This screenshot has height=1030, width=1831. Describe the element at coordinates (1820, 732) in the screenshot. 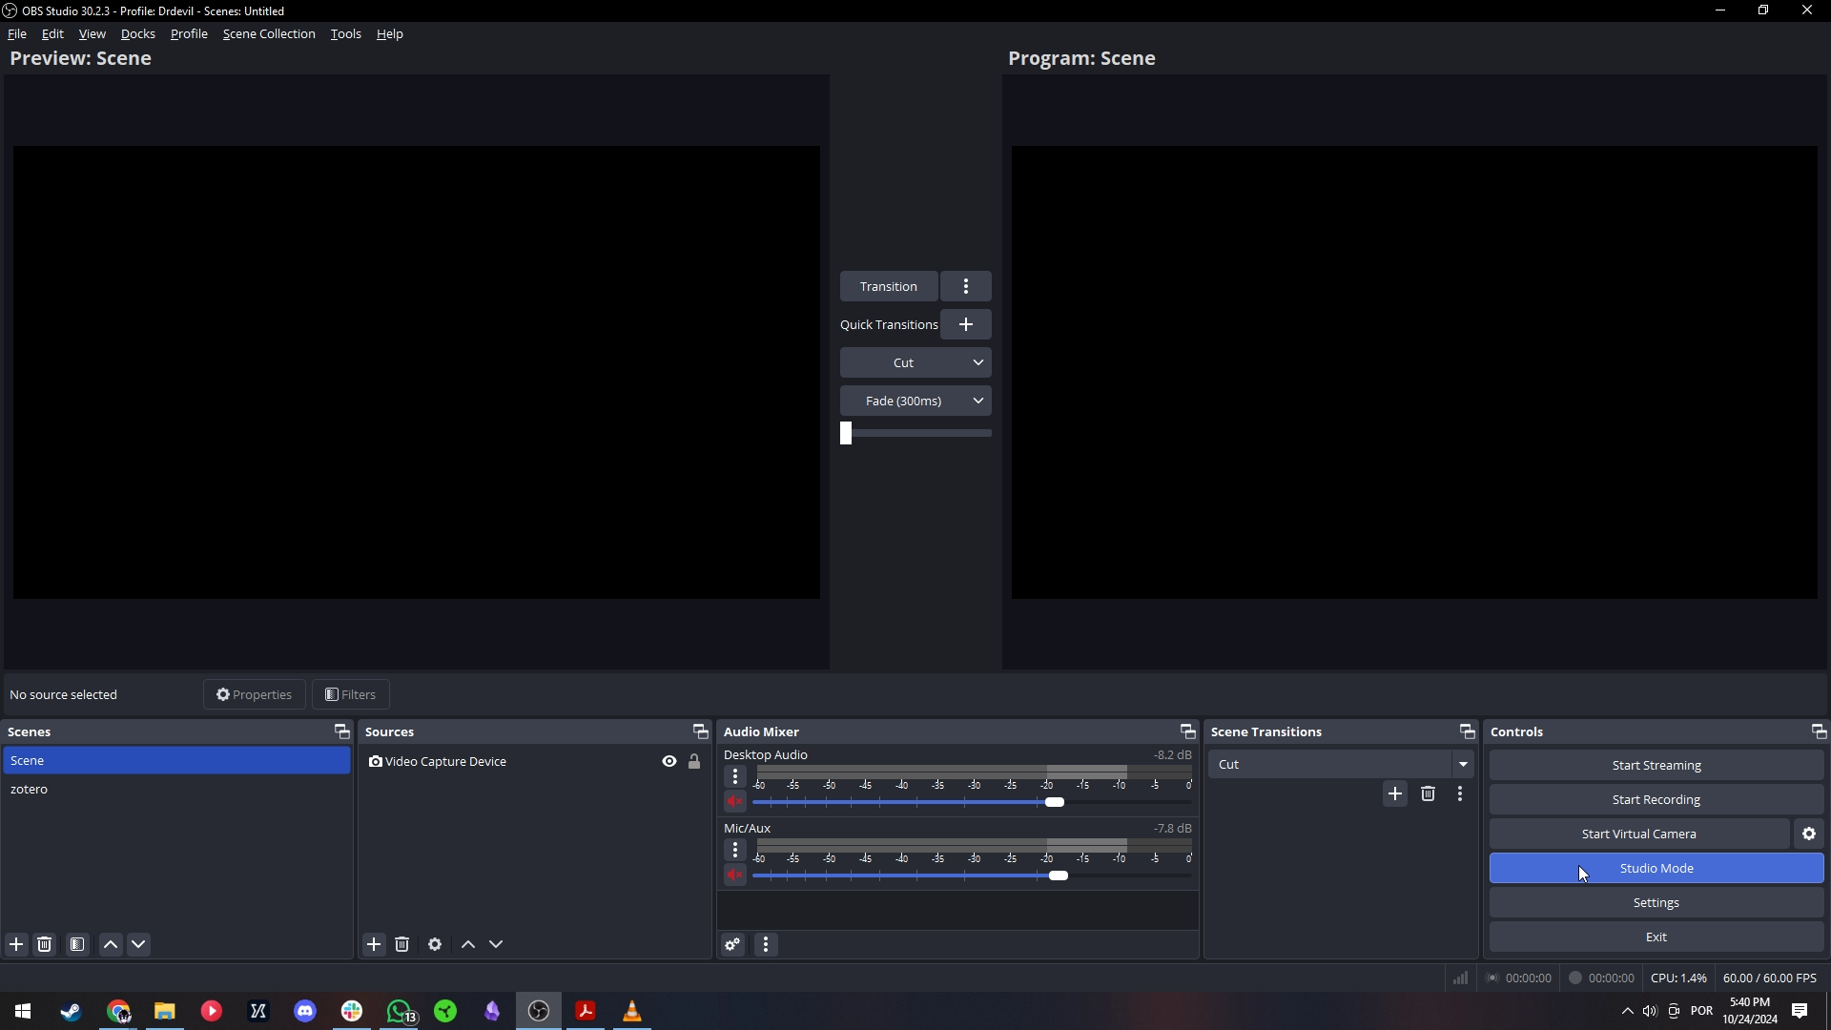

I see `Separate controls window` at that location.